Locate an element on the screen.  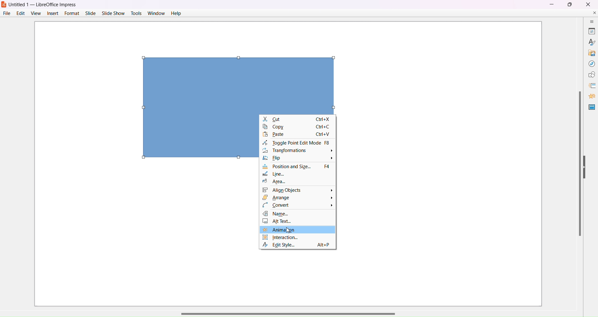
Minimize is located at coordinates (551, 4).